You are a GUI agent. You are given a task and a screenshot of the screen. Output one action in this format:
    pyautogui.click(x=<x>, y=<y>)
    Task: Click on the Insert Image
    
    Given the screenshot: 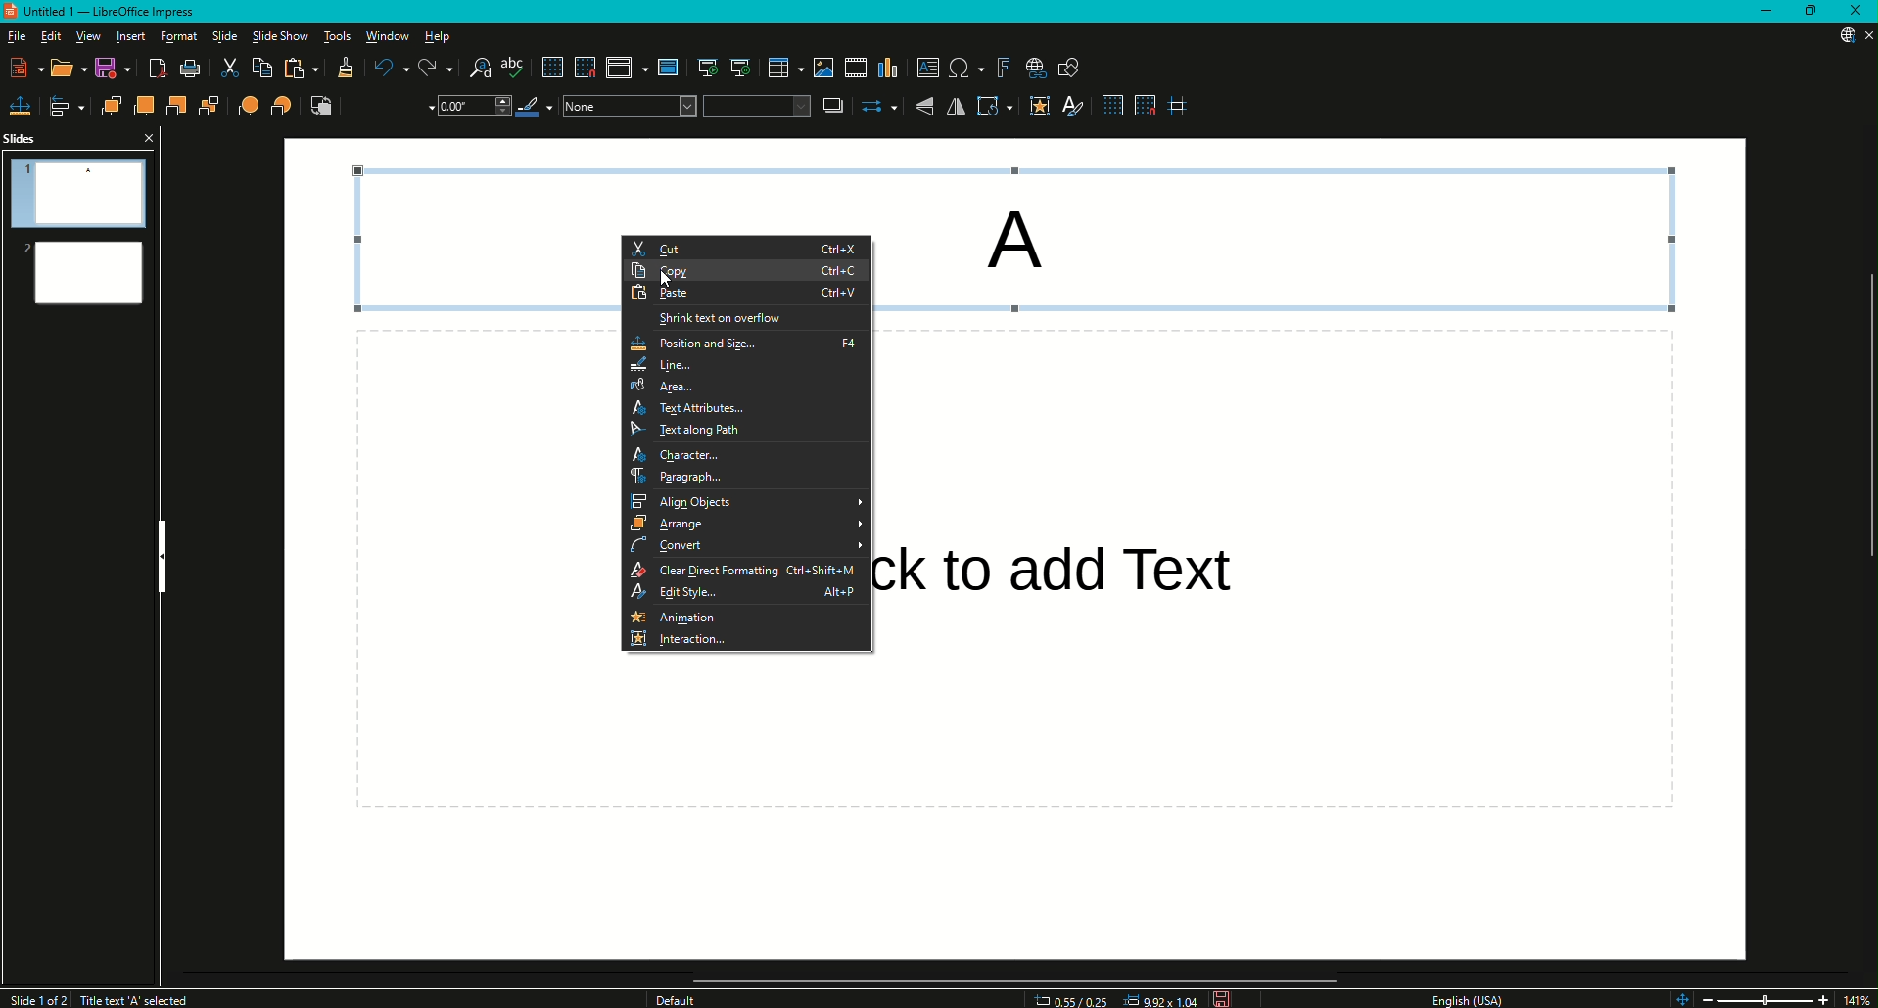 What is the action you would take?
    pyautogui.click(x=820, y=66)
    